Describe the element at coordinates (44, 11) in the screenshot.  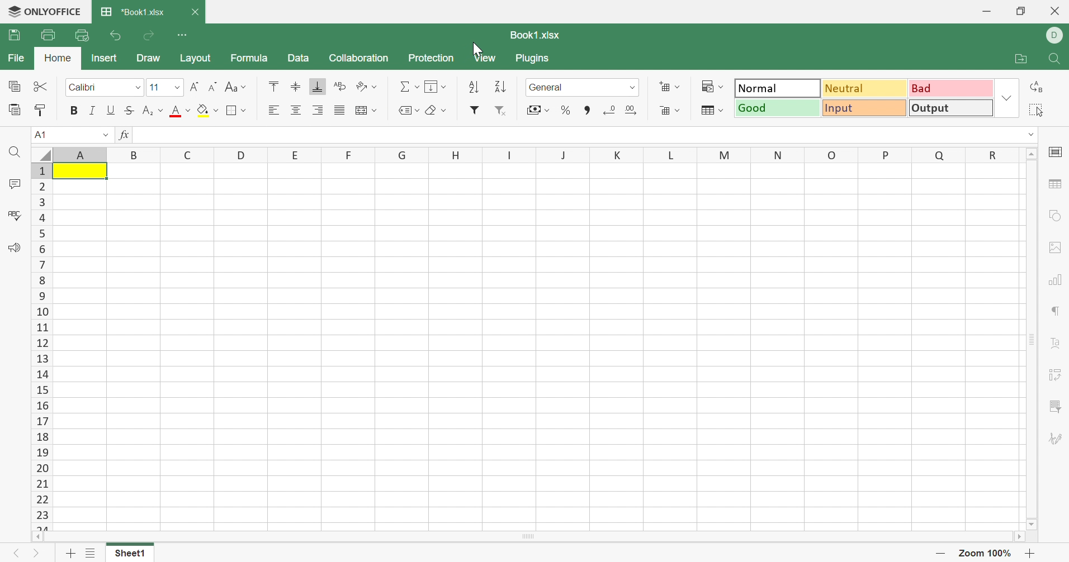
I see `ONLYOFFICE` at that location.